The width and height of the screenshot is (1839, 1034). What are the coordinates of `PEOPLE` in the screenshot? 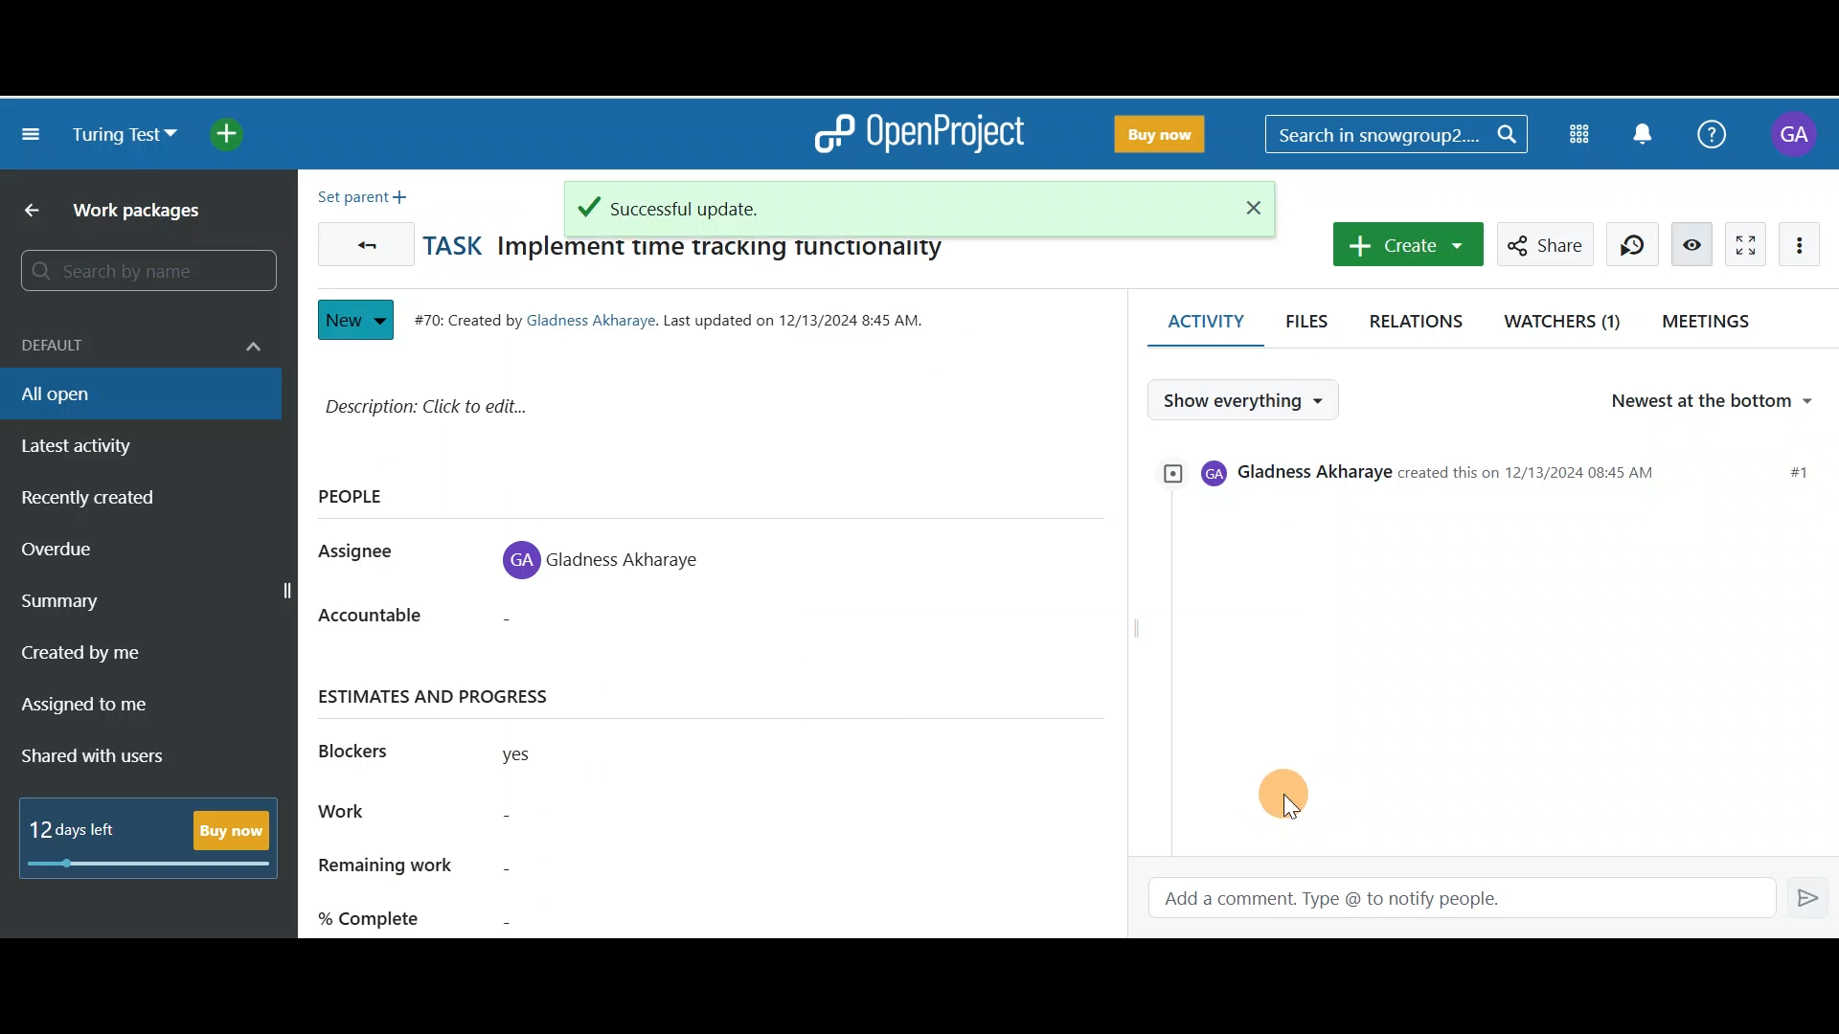 It's located at (364, 497).